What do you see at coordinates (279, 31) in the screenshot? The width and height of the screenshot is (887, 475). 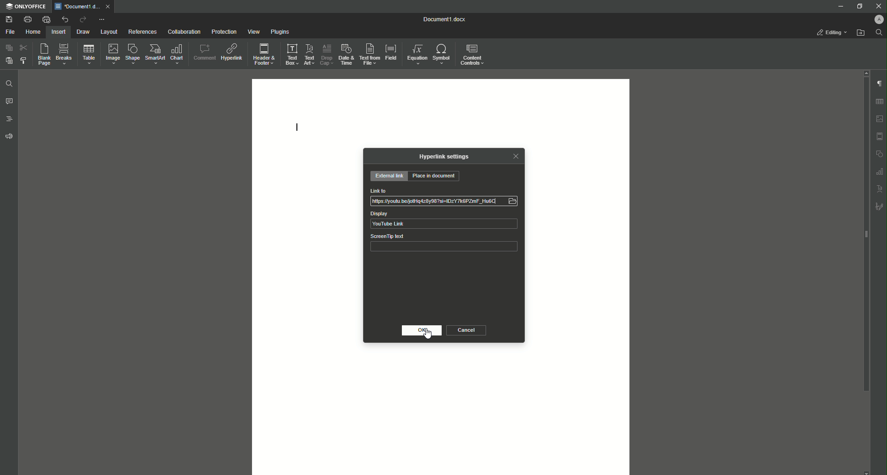 I see `Plugins` at bounding box center [279, 31].